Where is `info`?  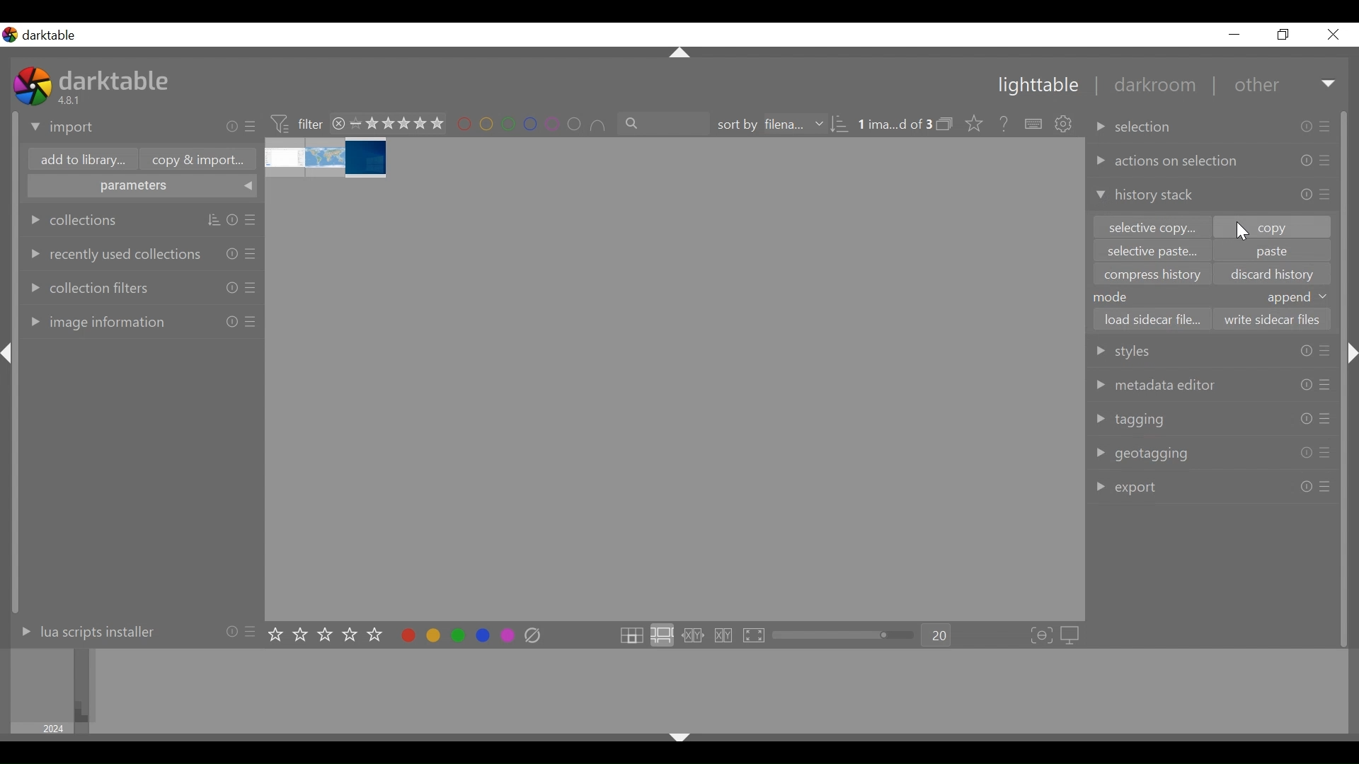 info is located at coordinates (232, 221).